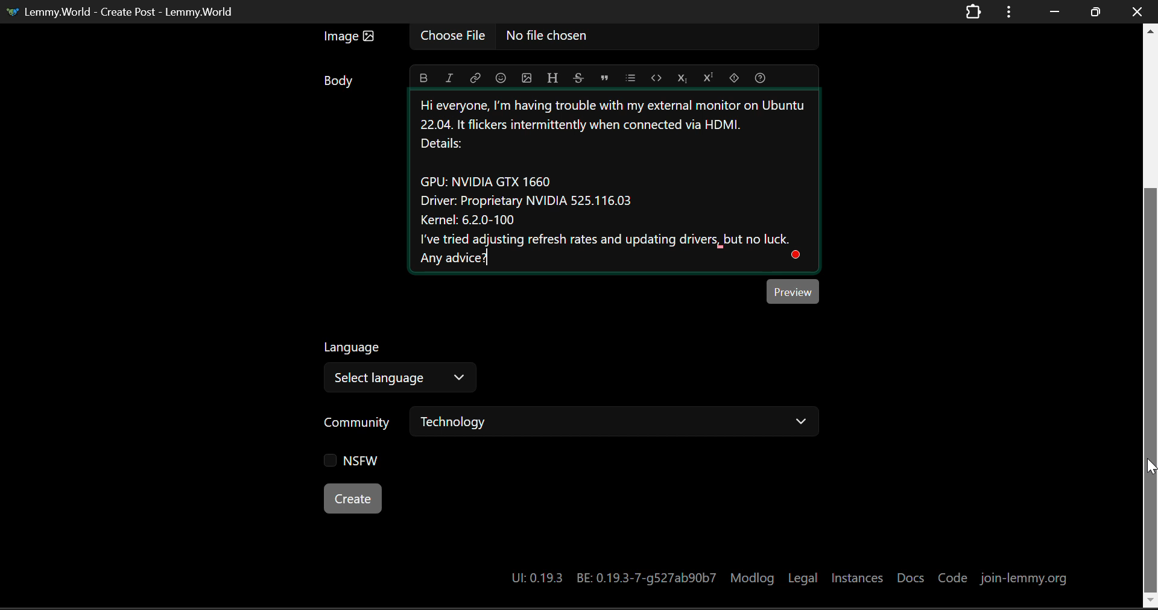 This screenshot has width=1158, height=610. I want to click on Code, so click(656, 77).